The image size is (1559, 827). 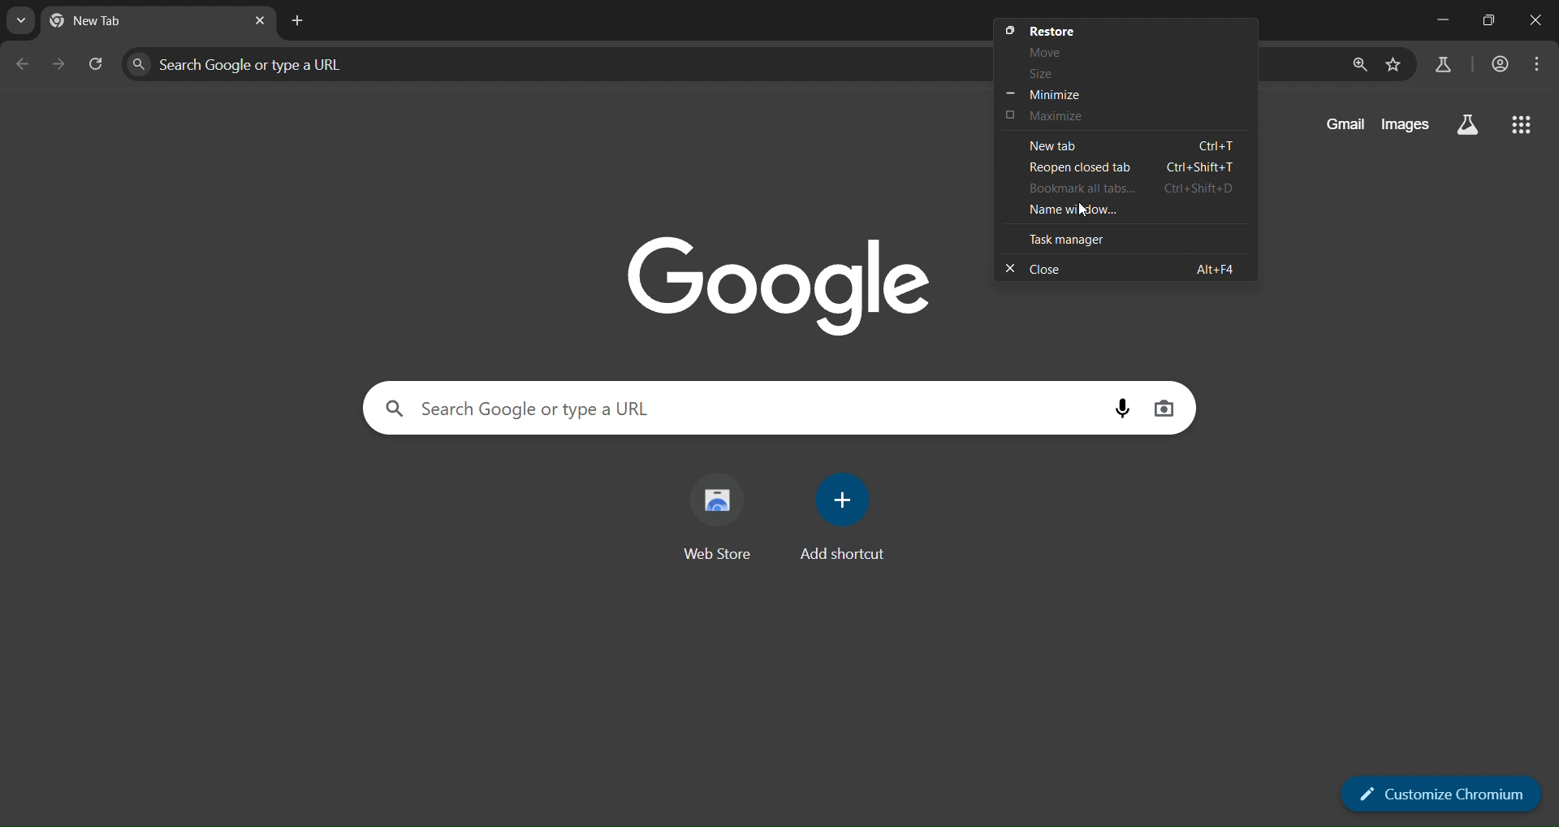 What do you see at coordinates (1503, 63) in the screenshot?
I see `account` at bounding box center [1503, 63].